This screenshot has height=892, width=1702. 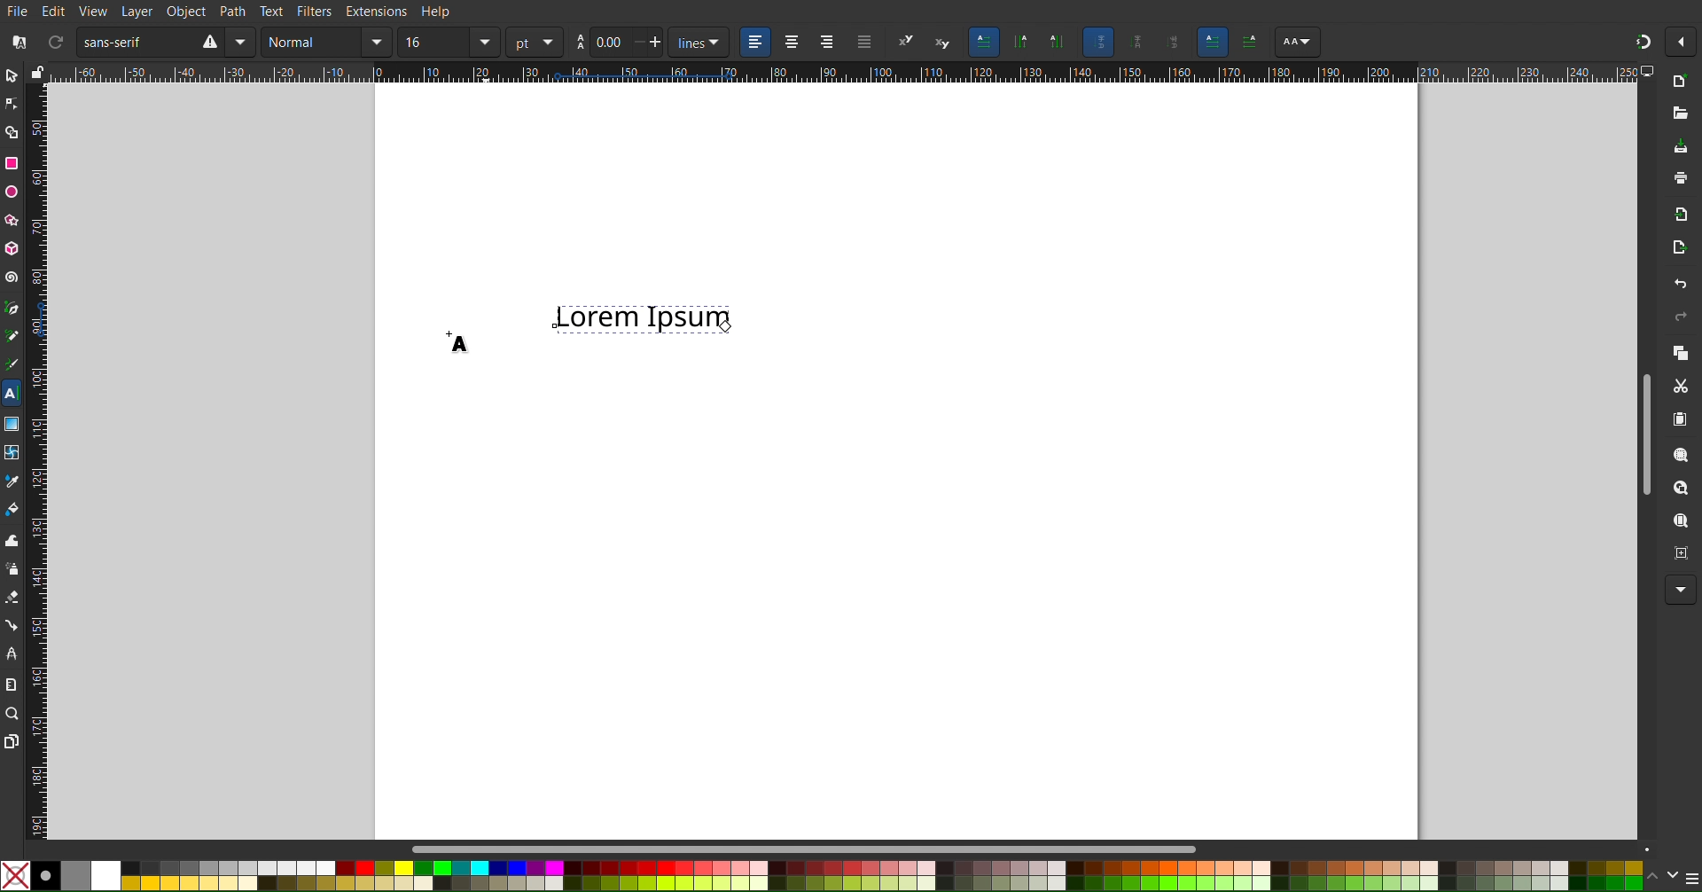 I want to click on Paste, so click(x=1680, y=418).